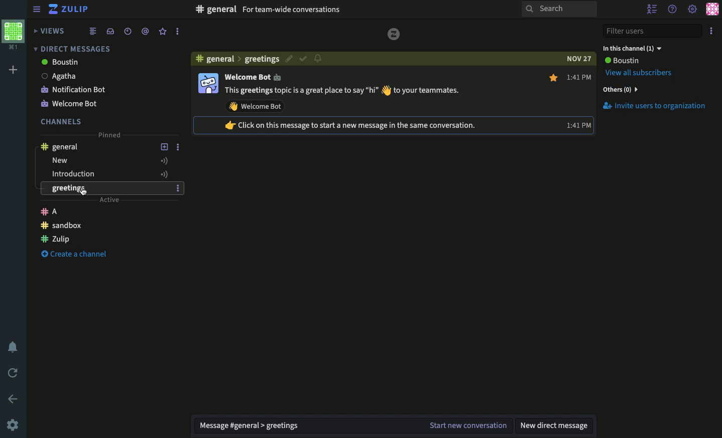 This screenshot has width=722, height=438. I want to click on Resolved, so click(303, 58).